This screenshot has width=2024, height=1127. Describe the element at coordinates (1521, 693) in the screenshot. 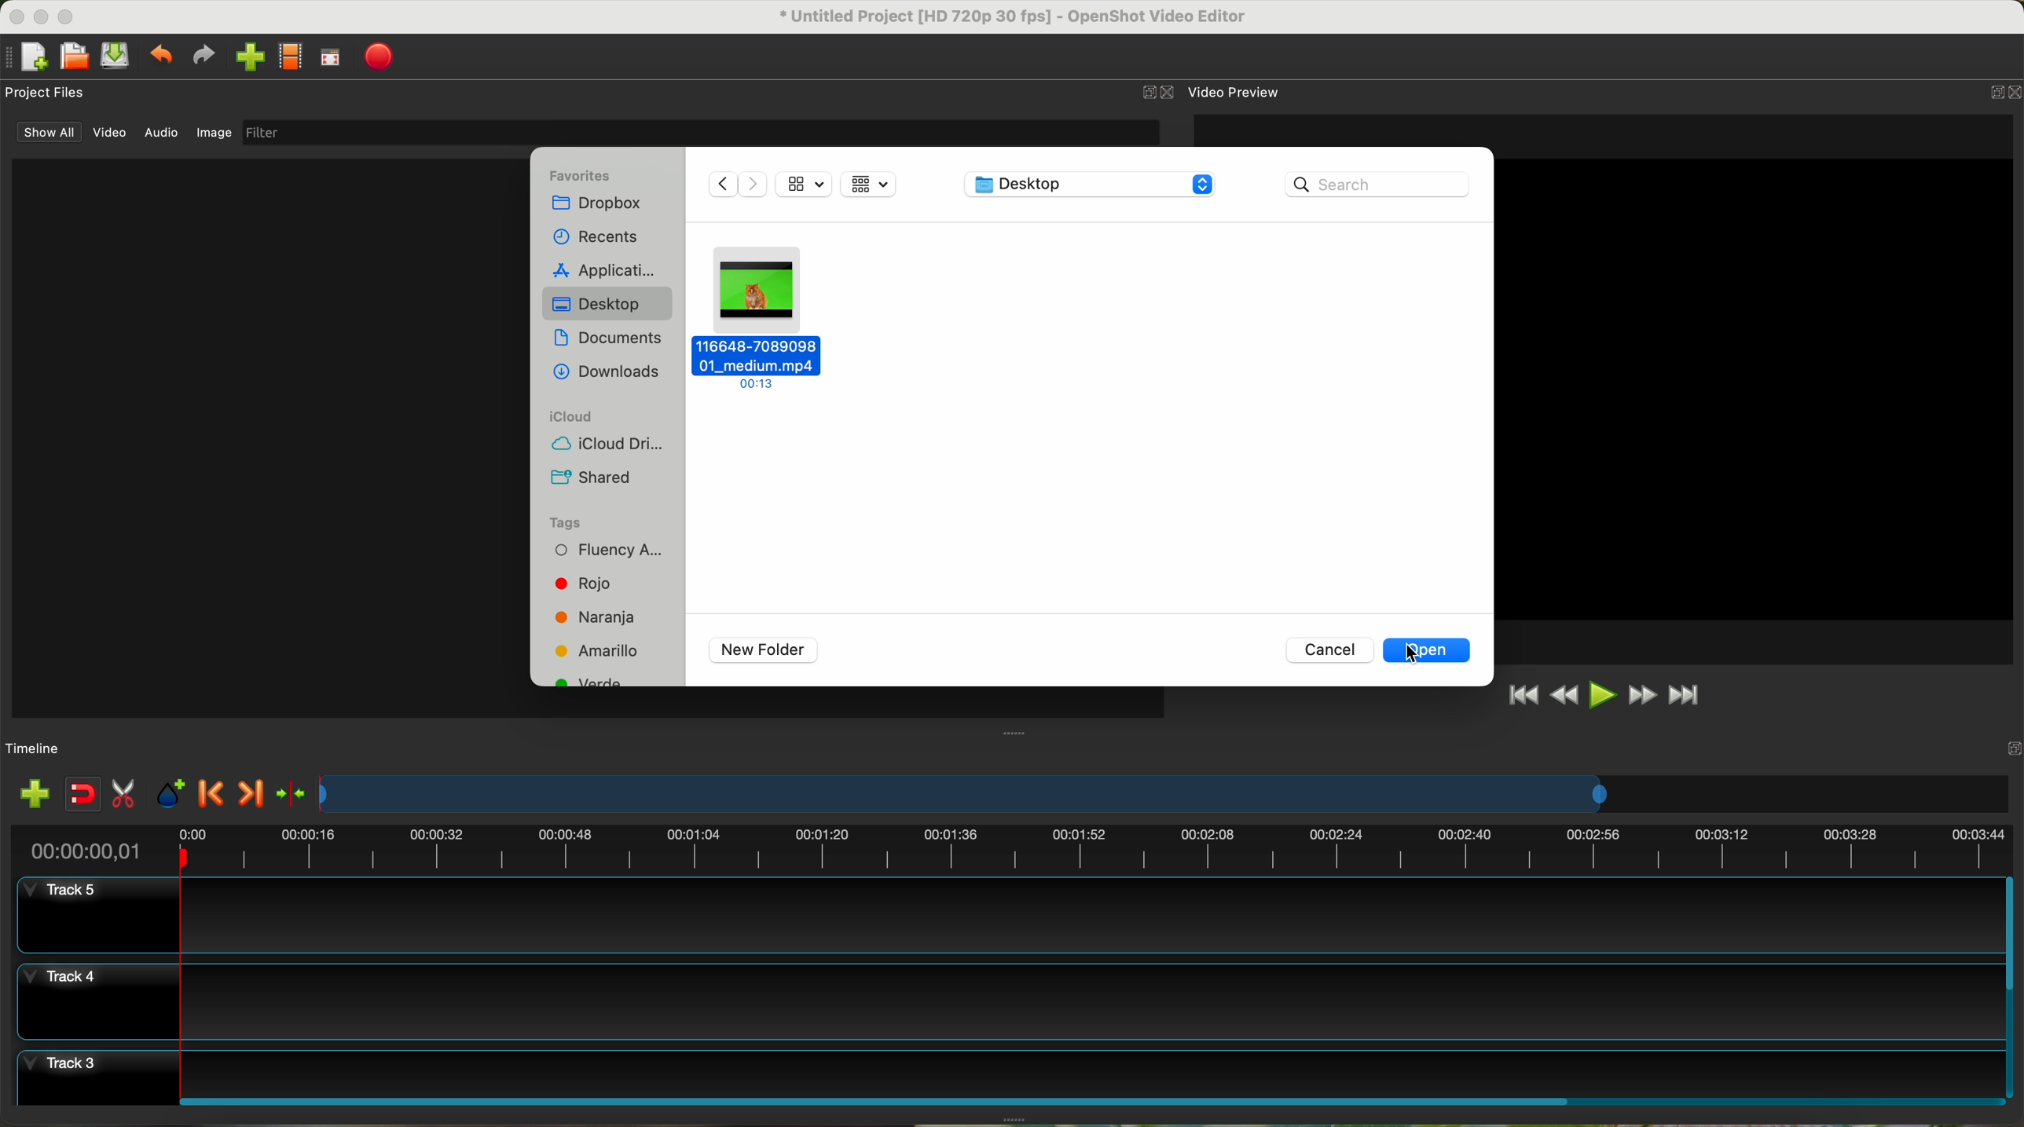

I see `jump to start` at that location.